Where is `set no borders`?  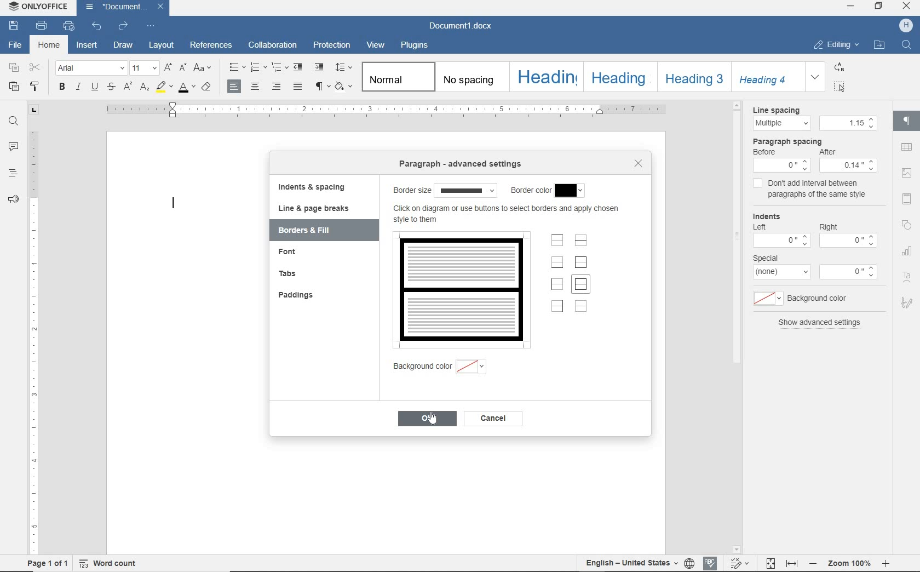 set no borders is located at coordinates (582, 308).